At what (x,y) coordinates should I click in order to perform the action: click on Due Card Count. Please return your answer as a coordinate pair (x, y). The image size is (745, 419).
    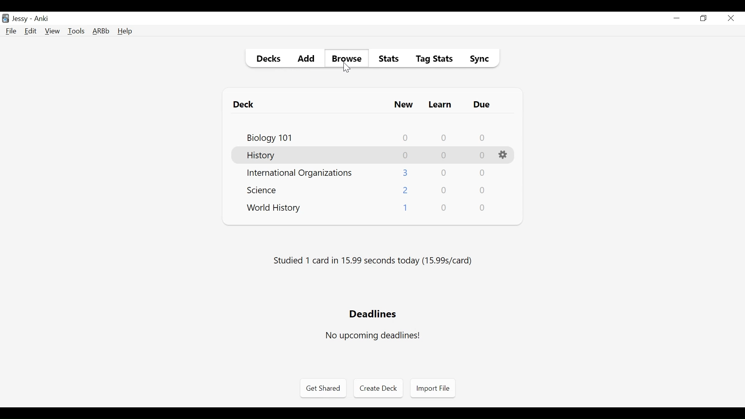
    Looking at the image, I should click on (482, 208).